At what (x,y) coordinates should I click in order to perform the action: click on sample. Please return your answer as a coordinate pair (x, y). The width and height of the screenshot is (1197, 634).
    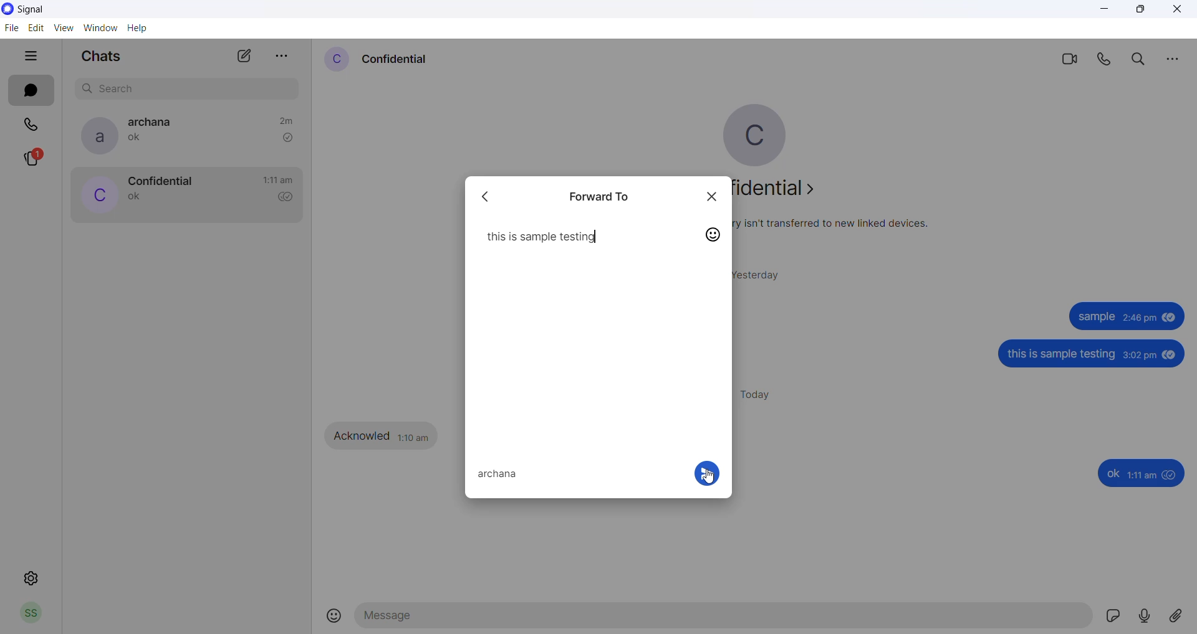
    Looking at the image, I should click on (1095, 318).